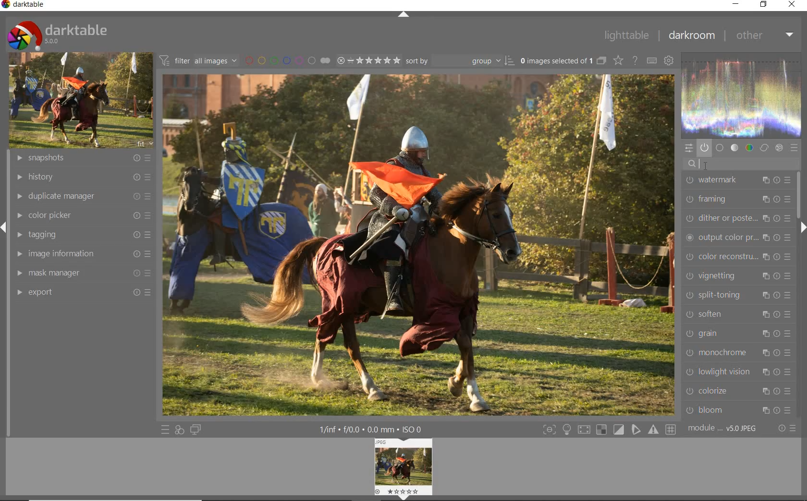 The image size is (807, 501). Describe the element at coordinates (26, 6) in the screenshot. I see `darktable` at that location.